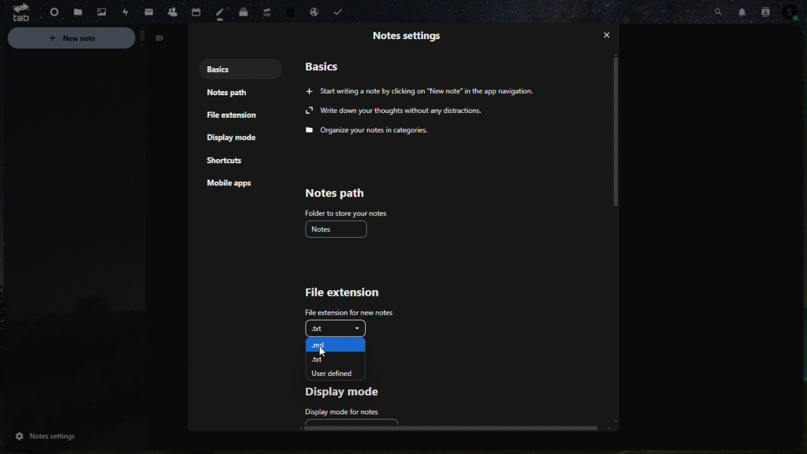 The height and width of the screenshot is (454, 807). Describe the element at coordinates (144, 12) in the screenshot. I see `mail` at that location.